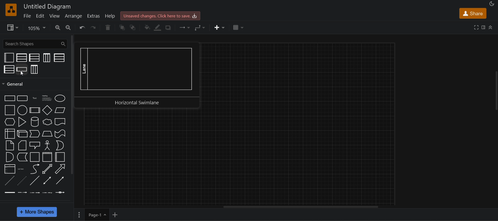 This screenshot has height=221, width=498. What do you see at coordinates (35, 58) in the screenshot?
I see `horizontal pool 2` at bounding box center [35, 58].